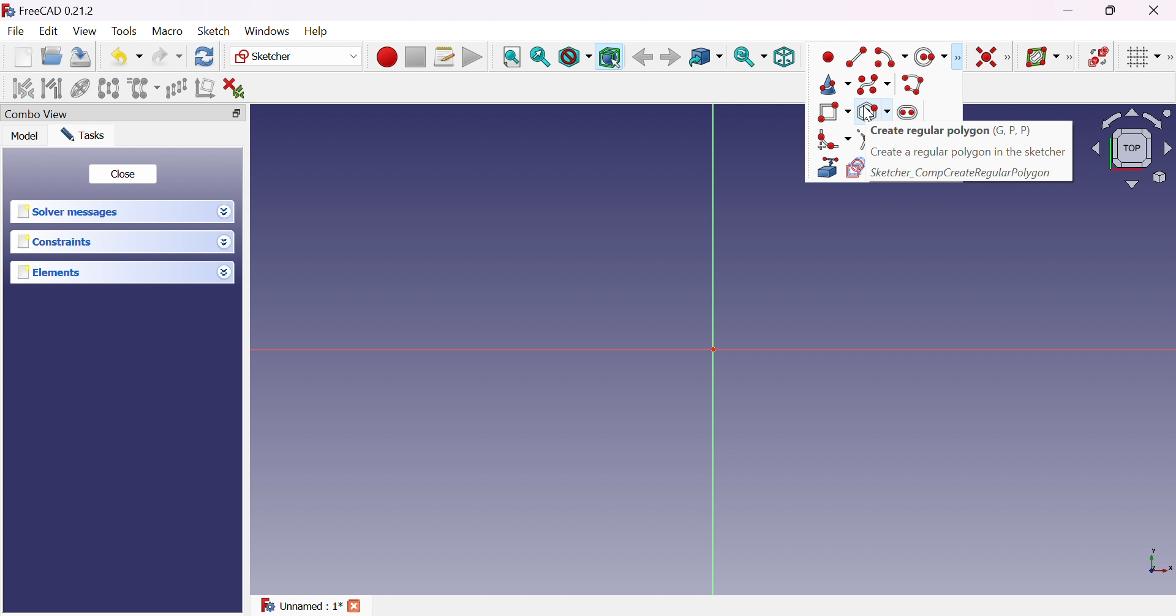 This screenshot has height=616, width=1176. Describe the element at coordinates (109, 88) in the screenshot. I see `Symmetry` at that location.